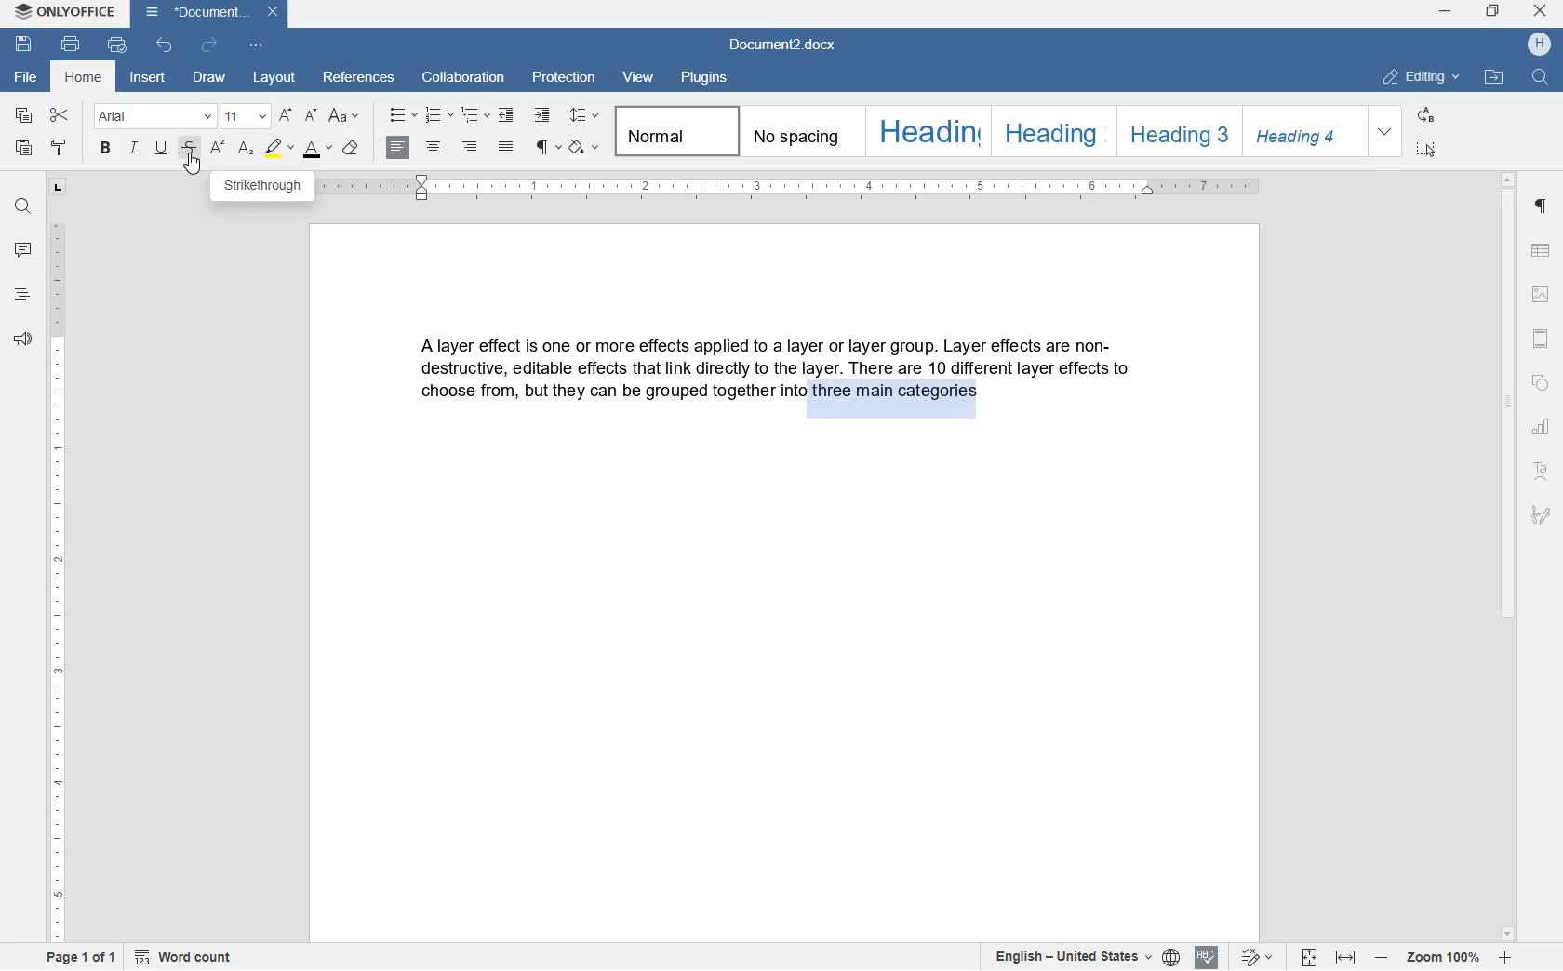 The width and height of the screenshot is (1563, 971). What do you see at coordinates (21, 339) in the screenshot?
I see `feedback and surpport` at bounding box center [21, 339].